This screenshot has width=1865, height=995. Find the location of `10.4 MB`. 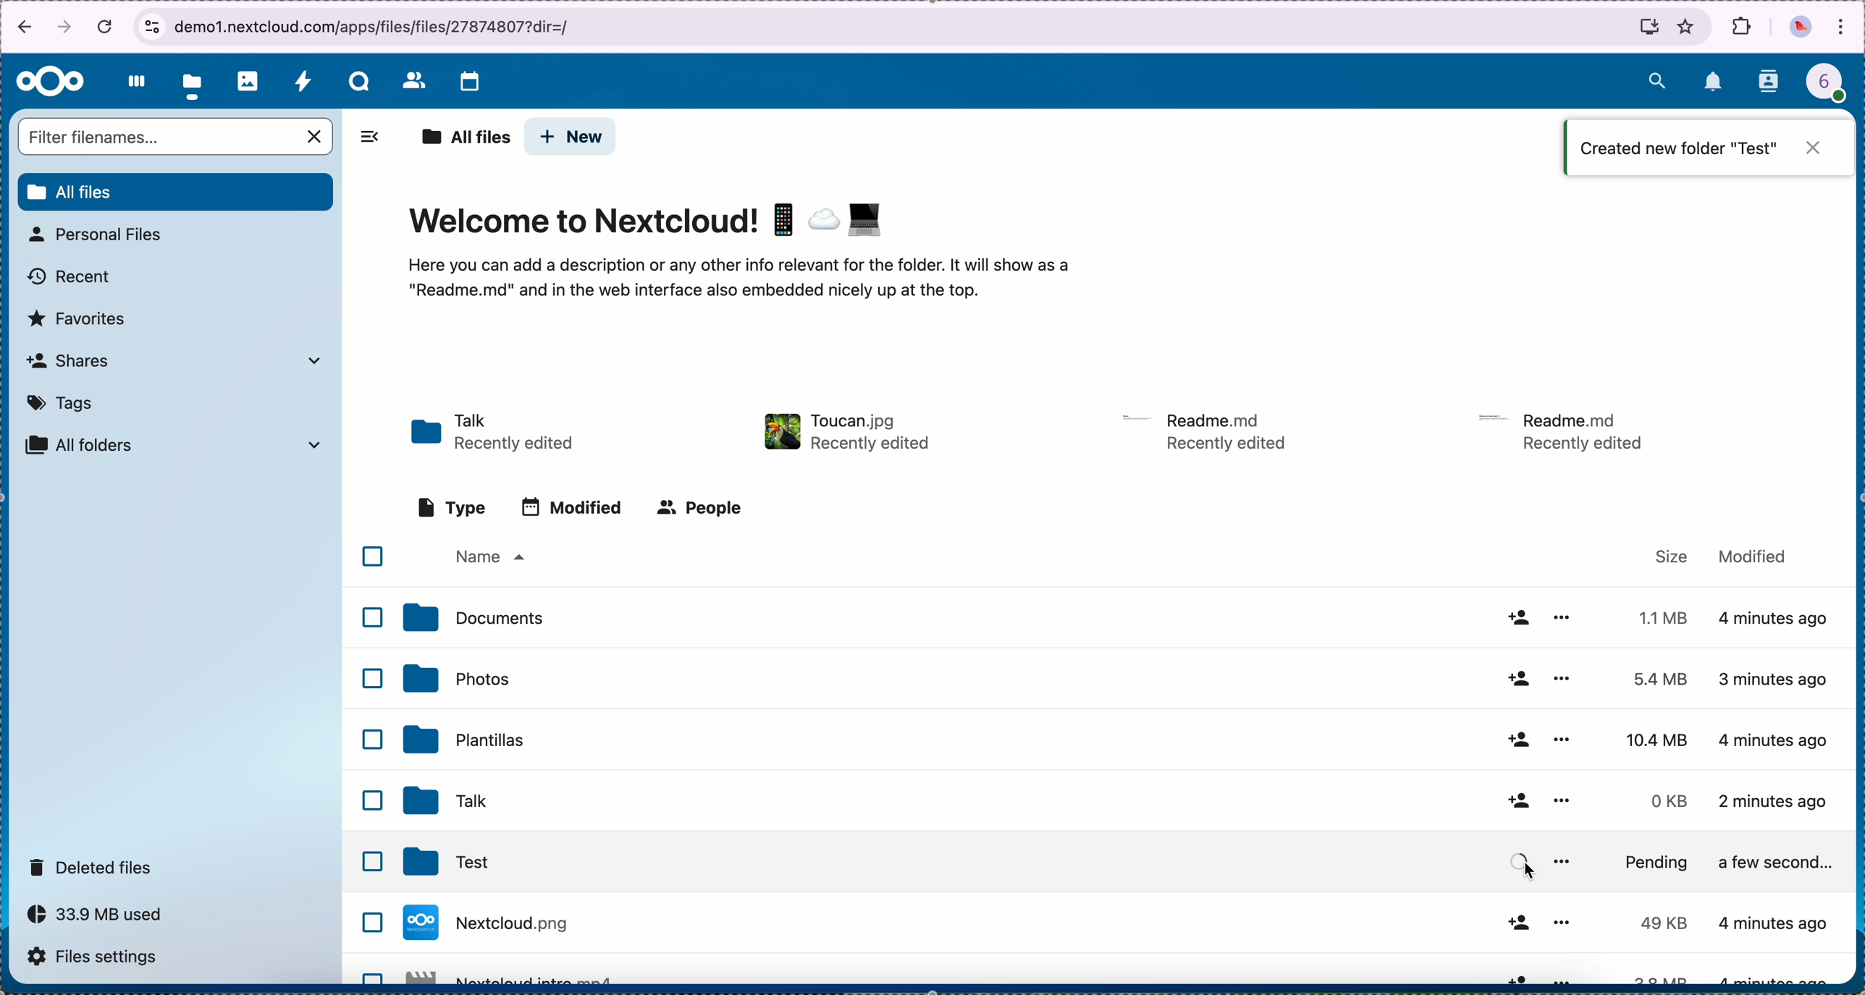

10.4 MB is located at coordinates (1659, 741).